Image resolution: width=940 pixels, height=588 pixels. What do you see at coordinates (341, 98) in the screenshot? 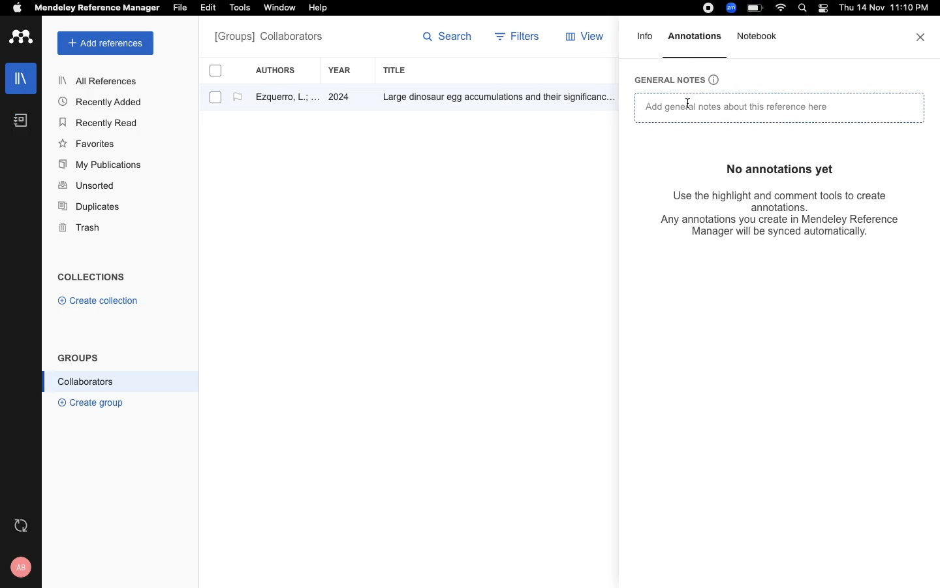
I see `2024` at bounding box center [341, 98].